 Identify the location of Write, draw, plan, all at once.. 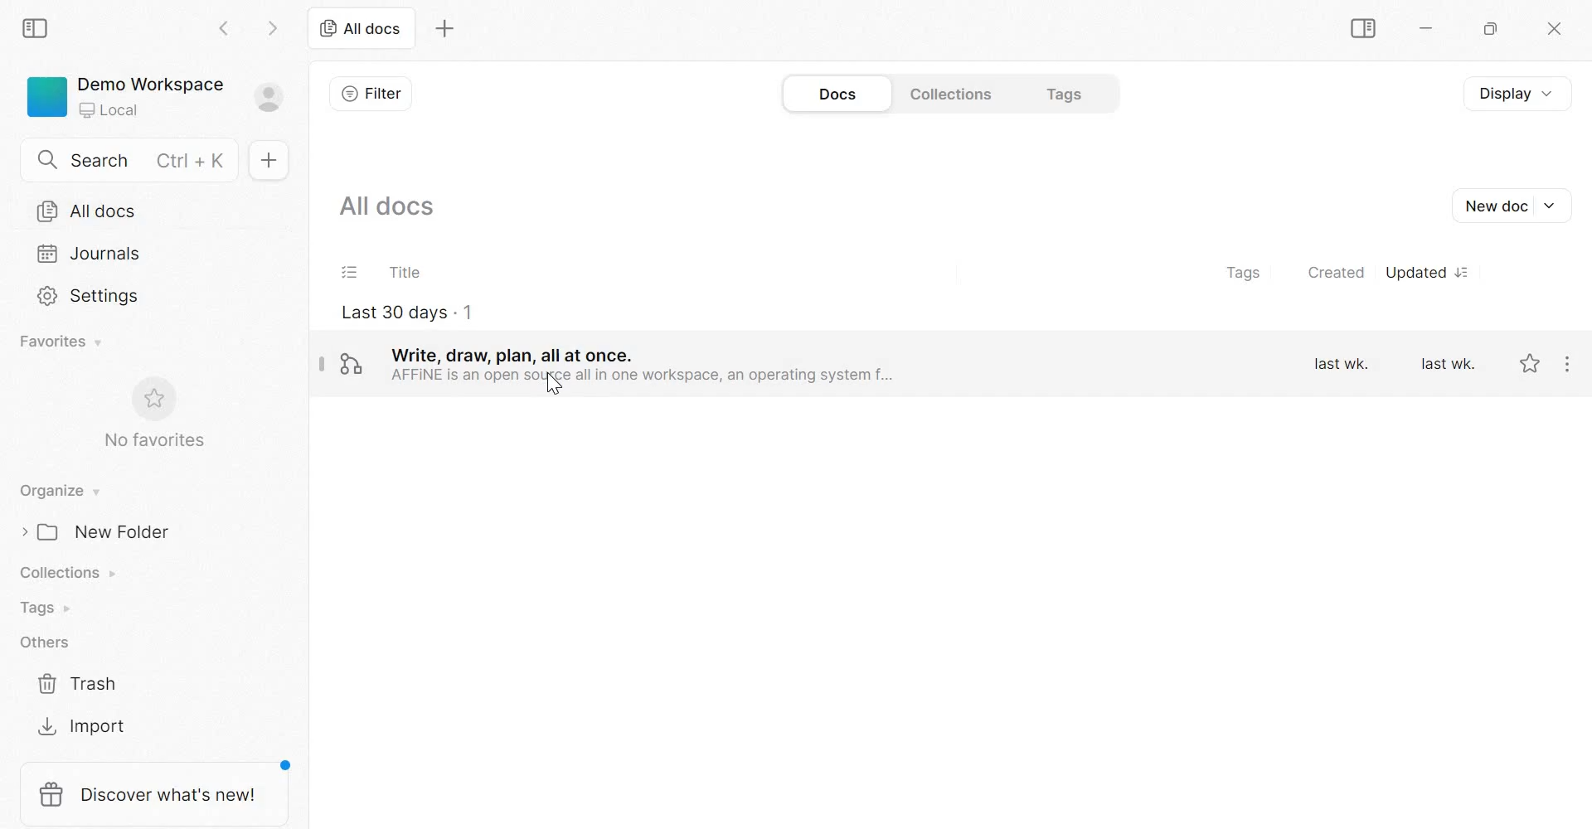
(643, 363).